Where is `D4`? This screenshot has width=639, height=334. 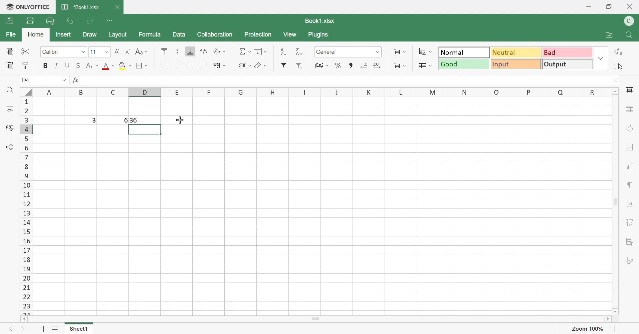
D4 is located at coordinates (31, 79).